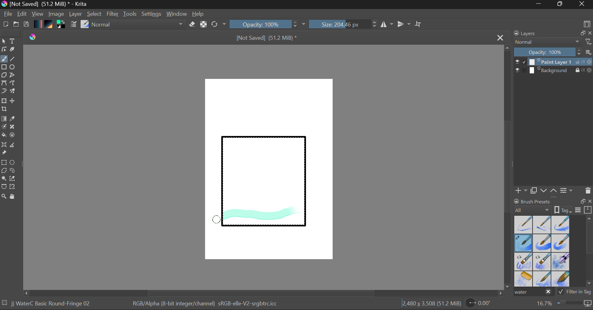 The width and height of the screenshot is (593, 310). What do you see at coordinates (554, 63) in the screenshot?
I see `Layer 1` at bounding box center [554, 63].